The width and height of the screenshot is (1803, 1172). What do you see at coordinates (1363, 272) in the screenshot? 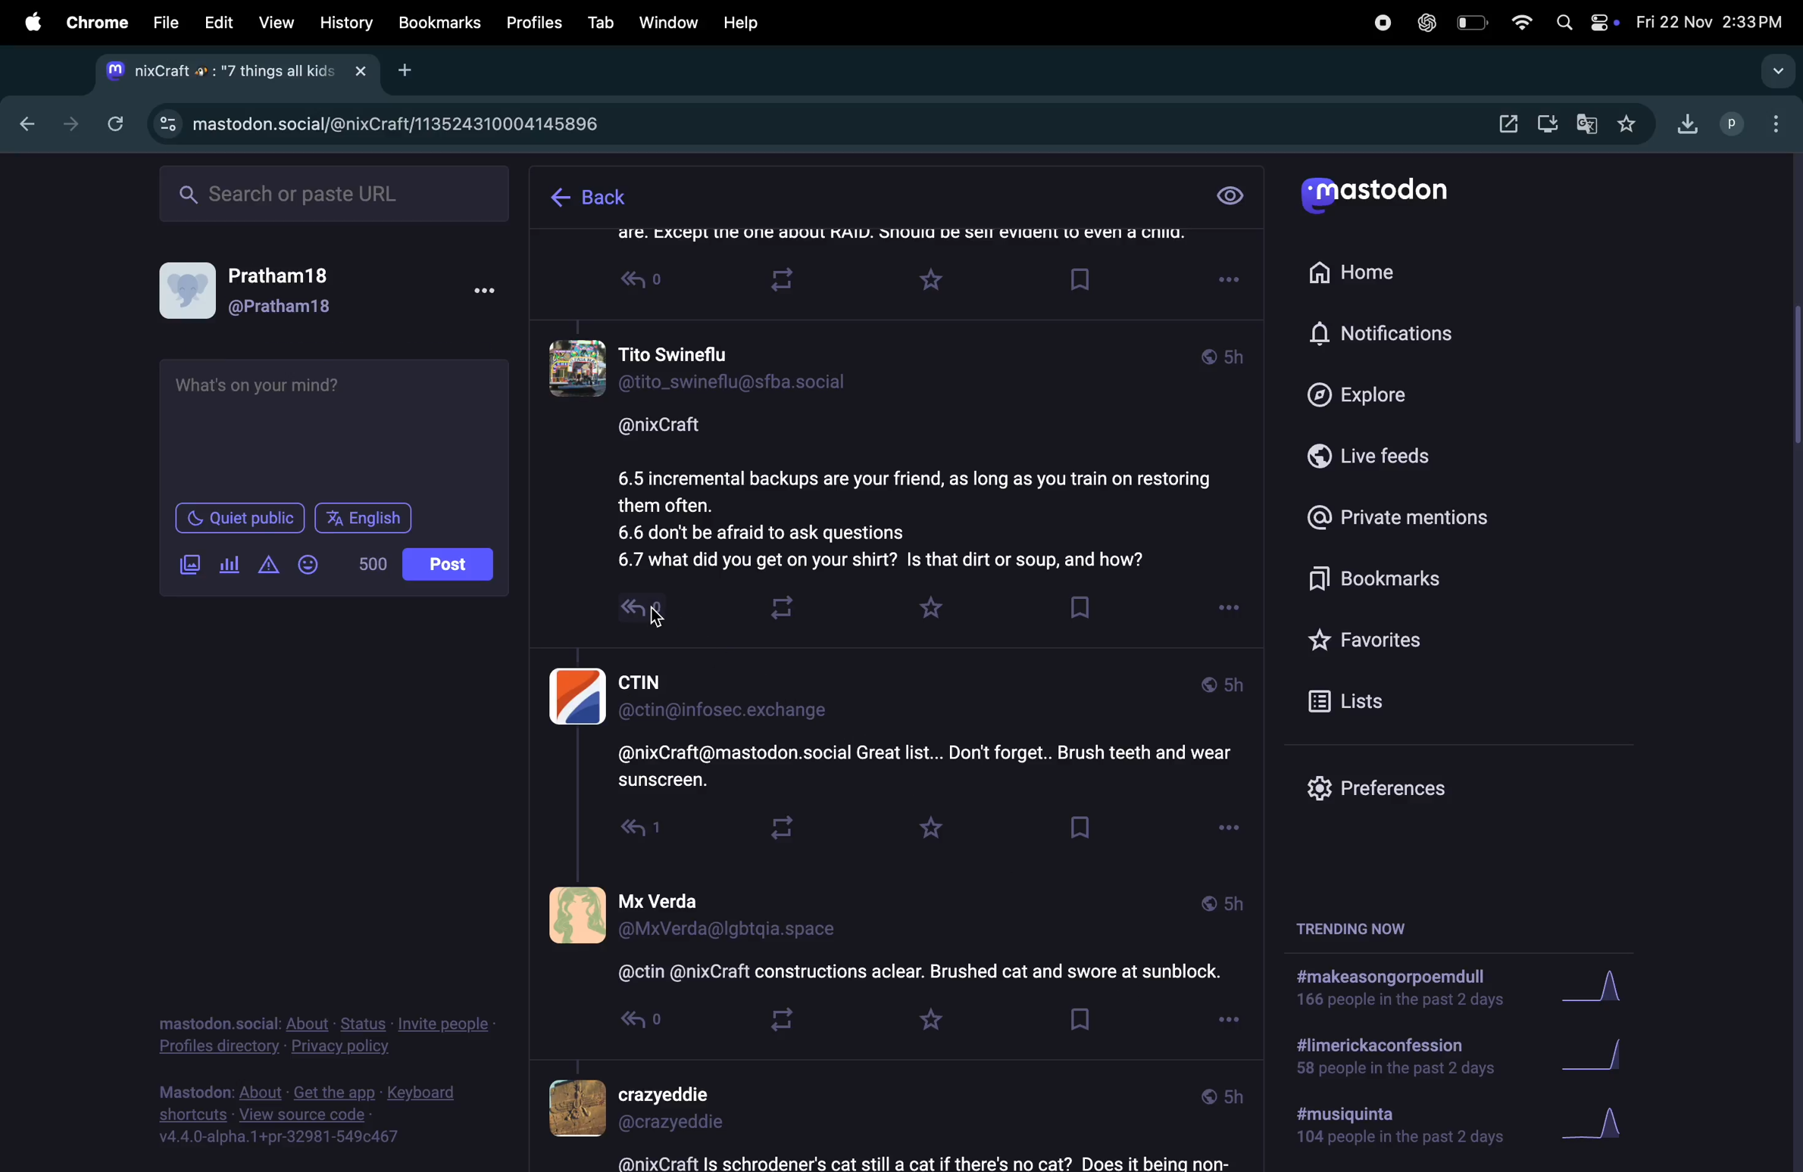
I see `home` at bounding box center [1363, 272].